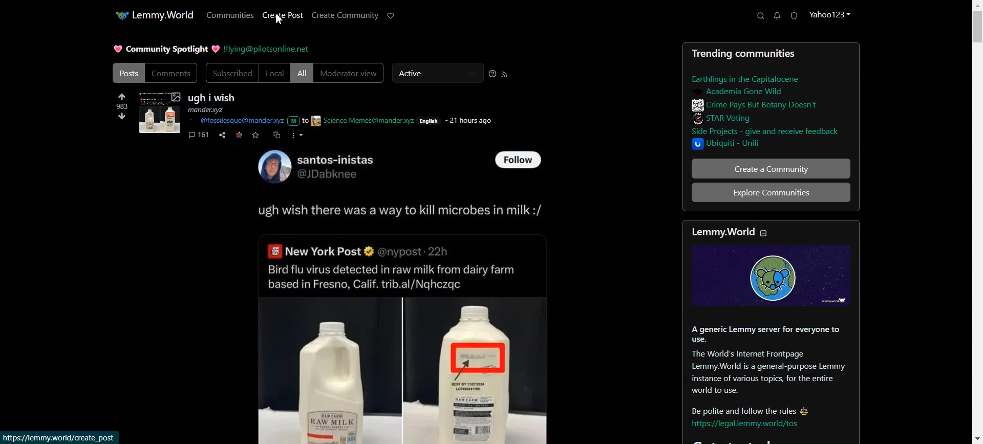 The image size is (983, 444). What do you see at coordinates (428, 121) in the screenshot?
I see `English` at bounding box center [428, 121].